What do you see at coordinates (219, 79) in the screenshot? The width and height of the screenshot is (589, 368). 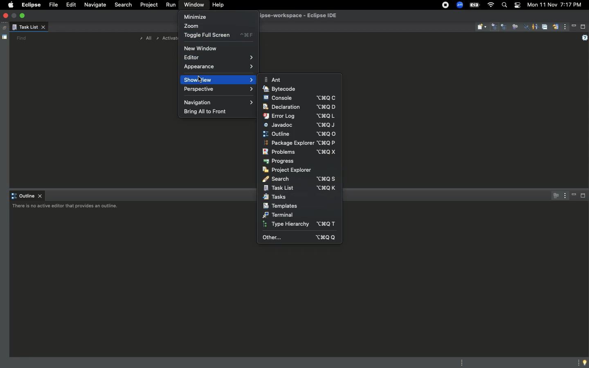 I see `Show view` at bounding box center [219, 79].